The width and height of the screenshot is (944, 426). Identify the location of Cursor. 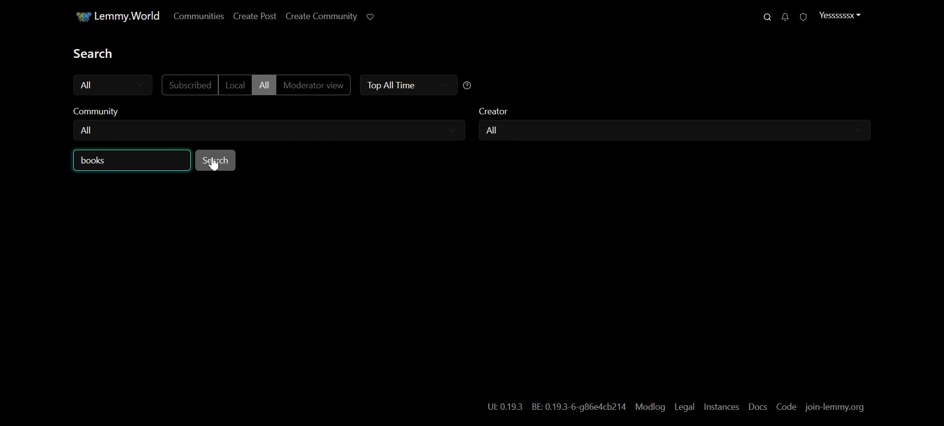
(216, 164).